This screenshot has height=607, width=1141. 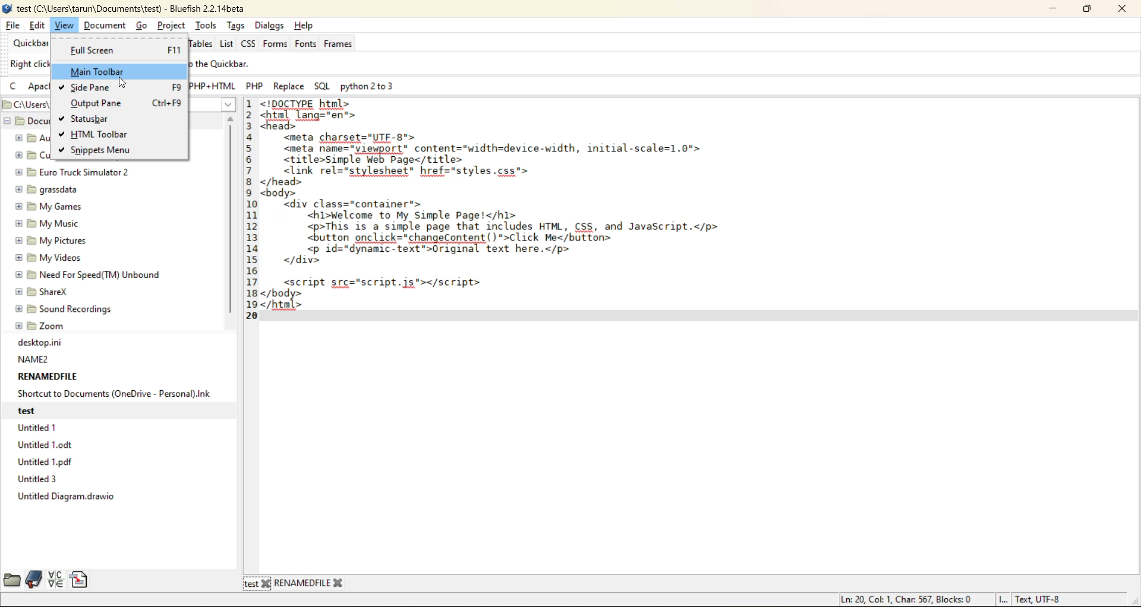 What do you see at coordinates (251, 45) in the screenshot?
I see `css` at bounding box center [251, 45].